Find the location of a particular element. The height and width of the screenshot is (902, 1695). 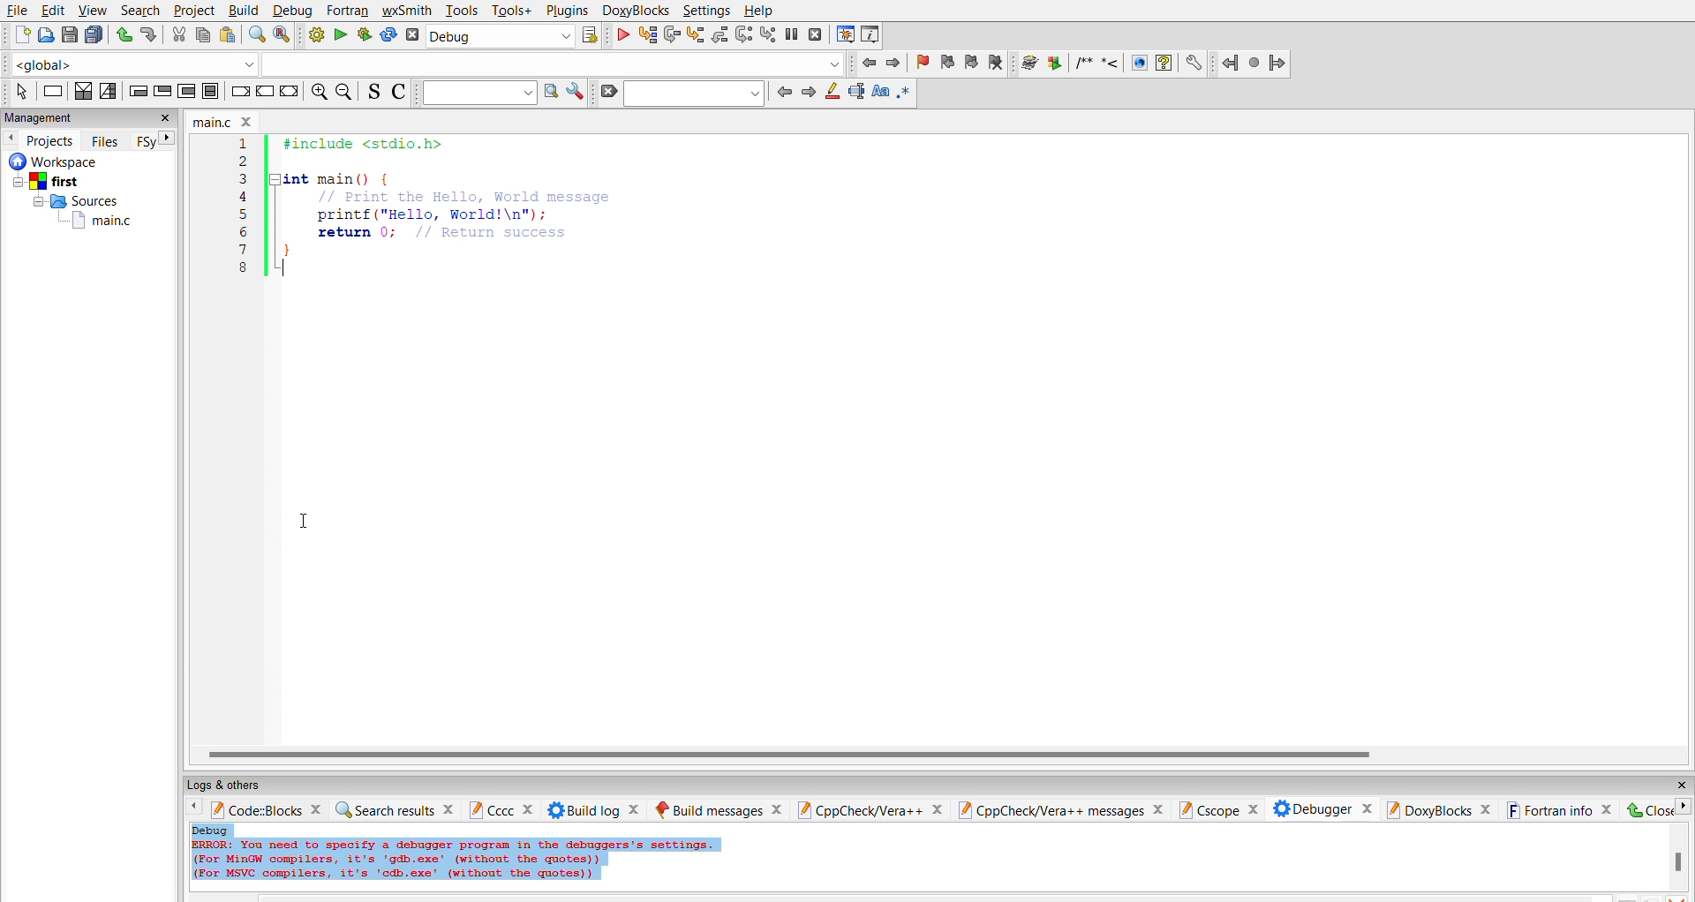

fortran is located at coordinates (347, 11).